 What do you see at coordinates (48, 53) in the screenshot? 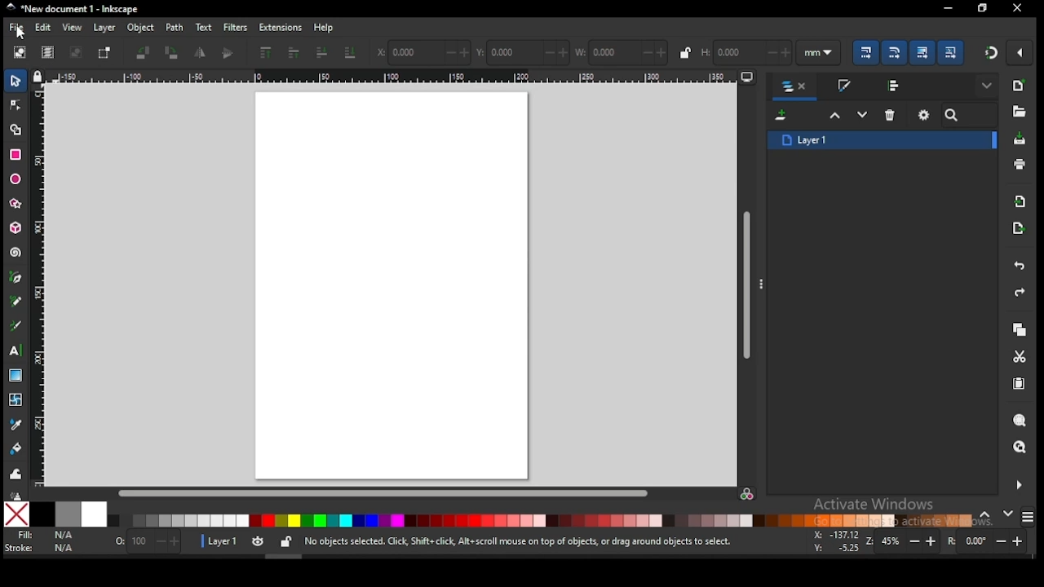
I see `select all in all layers` at bounding box center [48, 53].